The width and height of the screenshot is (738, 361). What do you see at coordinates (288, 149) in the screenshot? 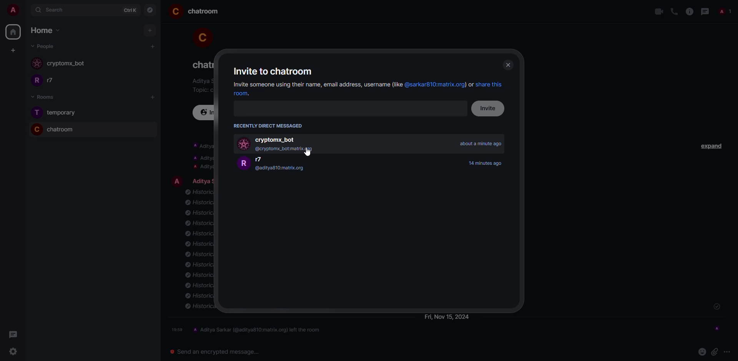
I see `email id` at bounding box center [288, 149].